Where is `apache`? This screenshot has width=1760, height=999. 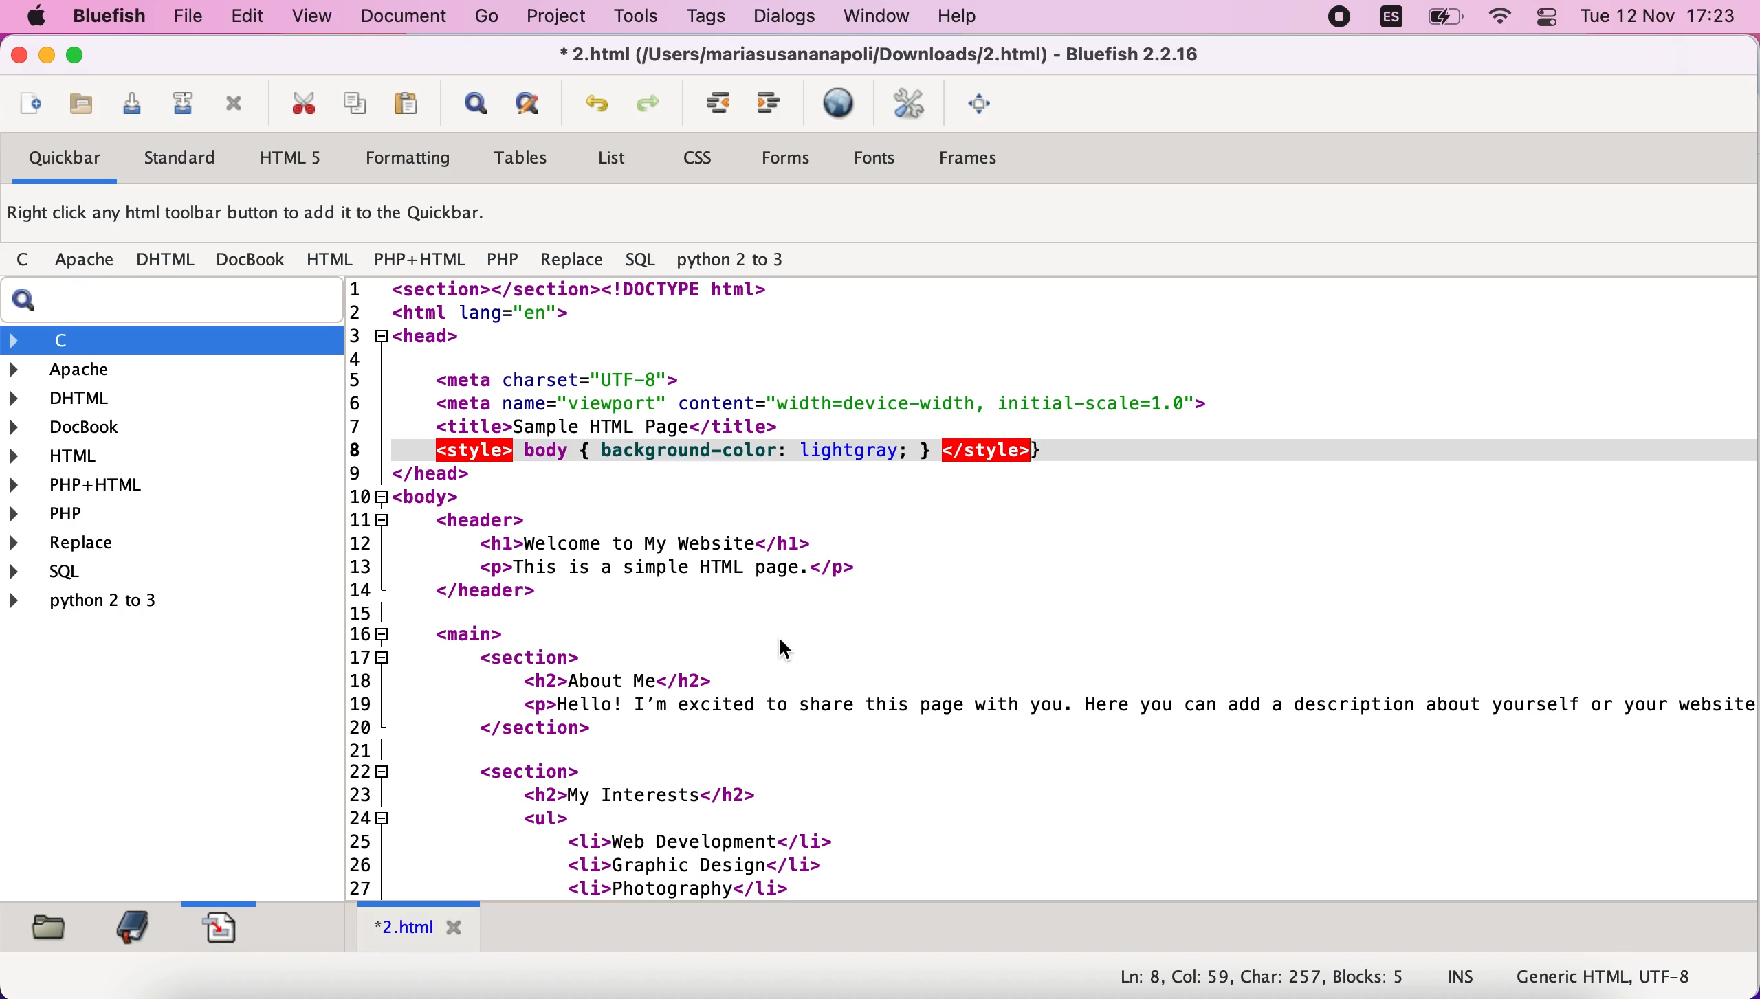 apache is located at coordinates (88, 260).